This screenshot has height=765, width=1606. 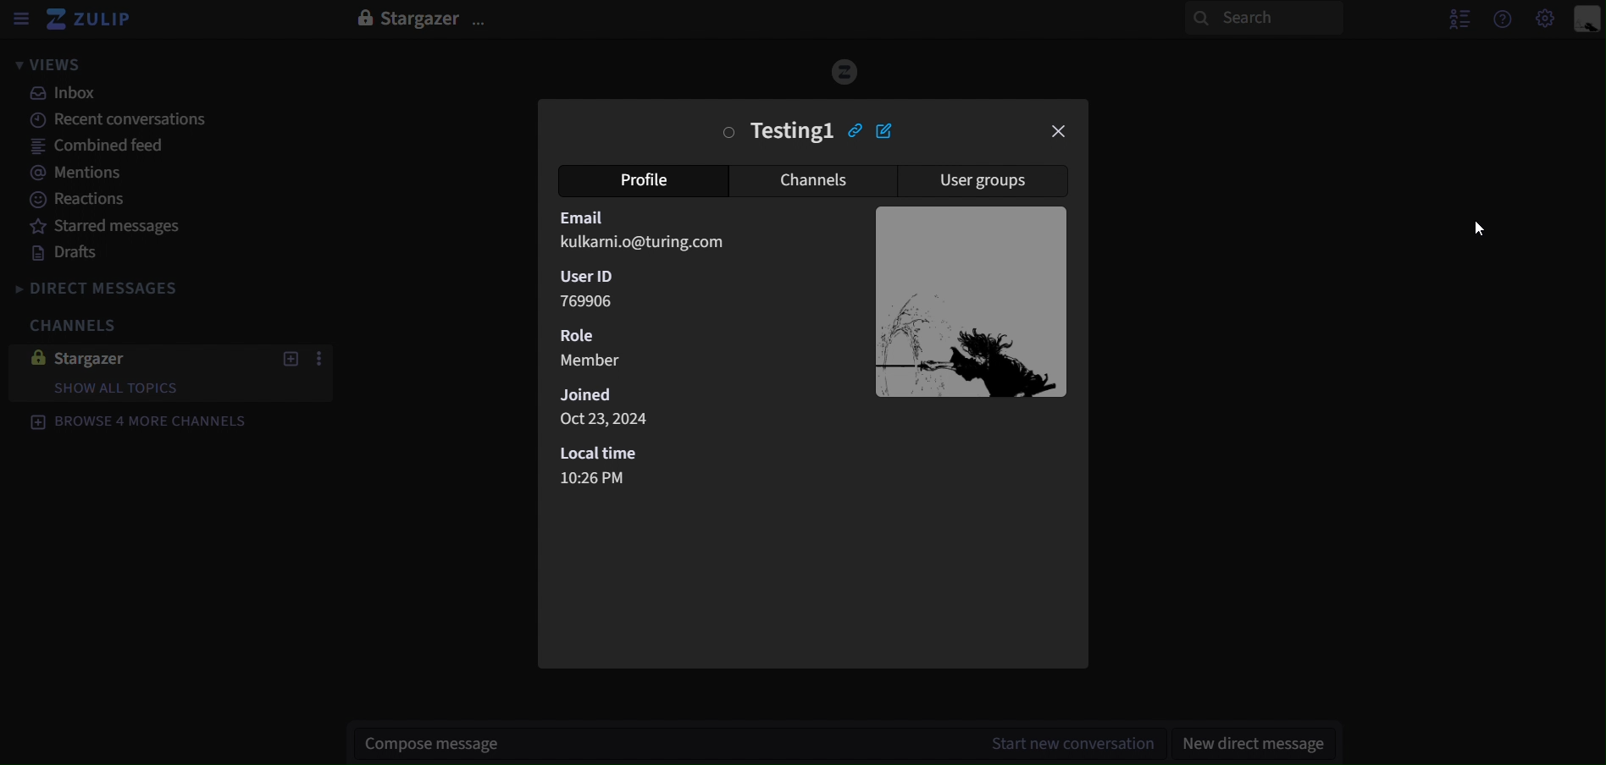 I want to click on starred messages, so click(x=114, y=226).